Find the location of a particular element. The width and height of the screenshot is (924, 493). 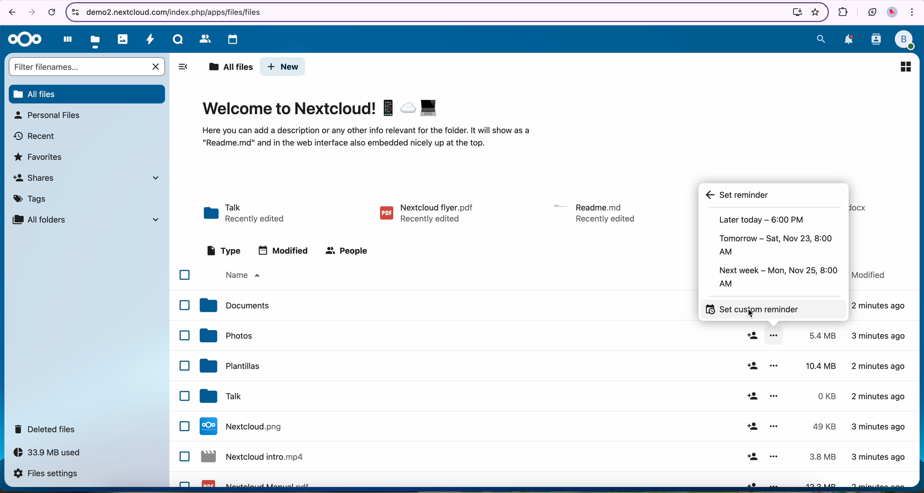

new button is located at coordinates (284, 67).